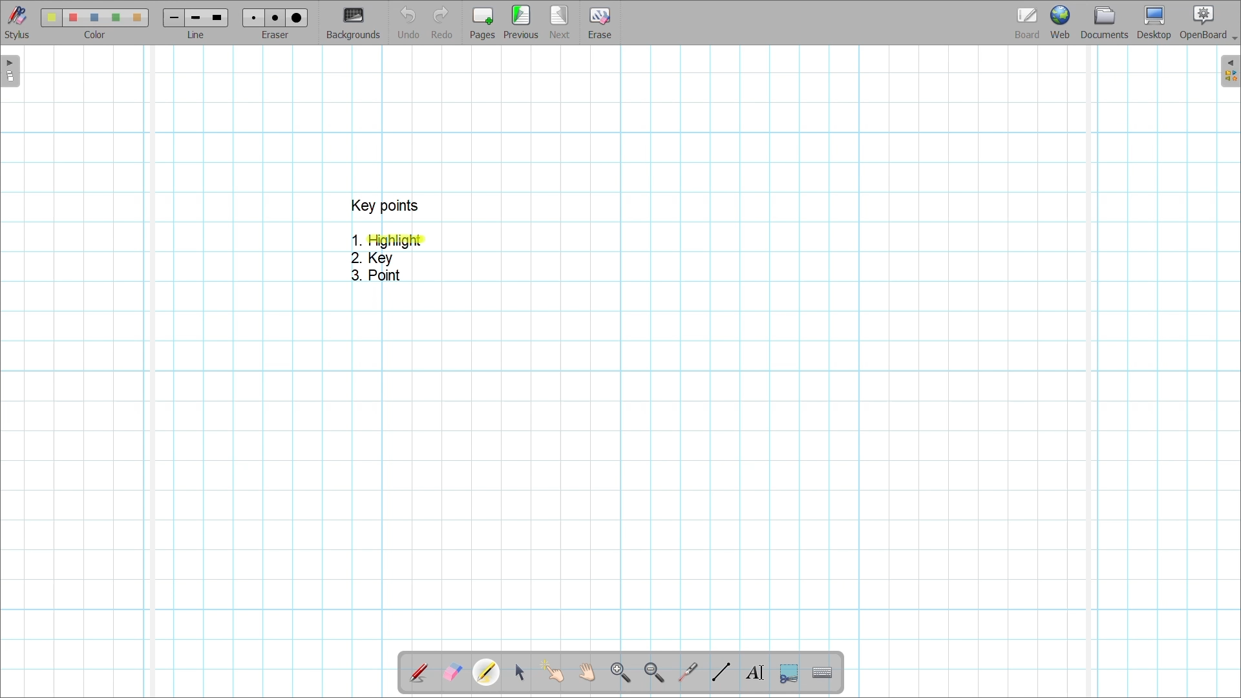  I want to click on eraser 3, so click(297, 17).